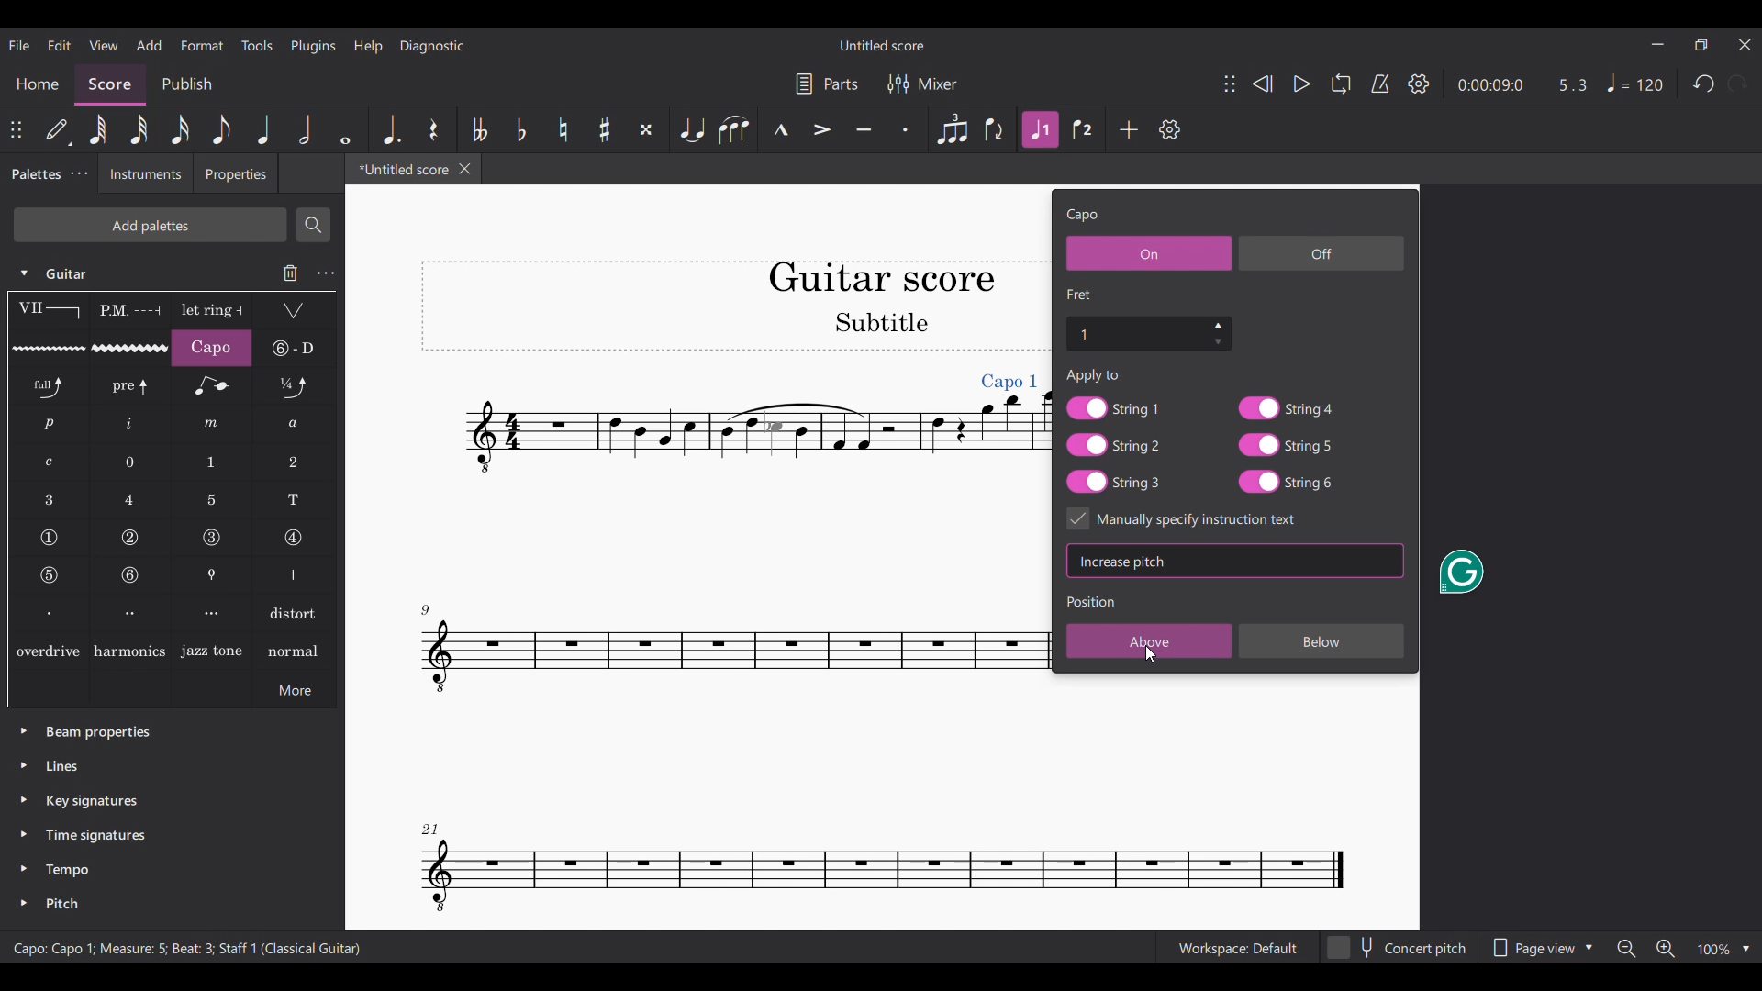 Image resolution: width=1762 pixels, height=991 pixels. Describe the element at coordinates (212, 386) in the screenshot. I see `Grace note bend` at that location.